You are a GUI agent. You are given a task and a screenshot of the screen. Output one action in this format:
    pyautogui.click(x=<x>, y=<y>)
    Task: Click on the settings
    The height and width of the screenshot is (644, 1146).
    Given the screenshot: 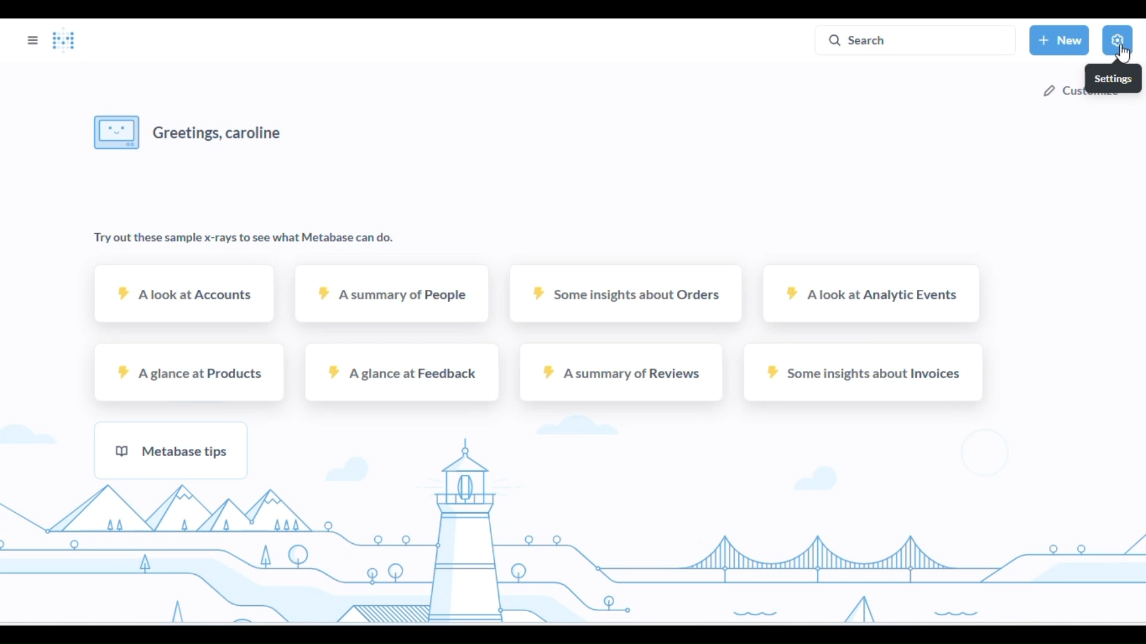 What is the action you would take?
    pyautogui.click(x=1117, y=40)
    